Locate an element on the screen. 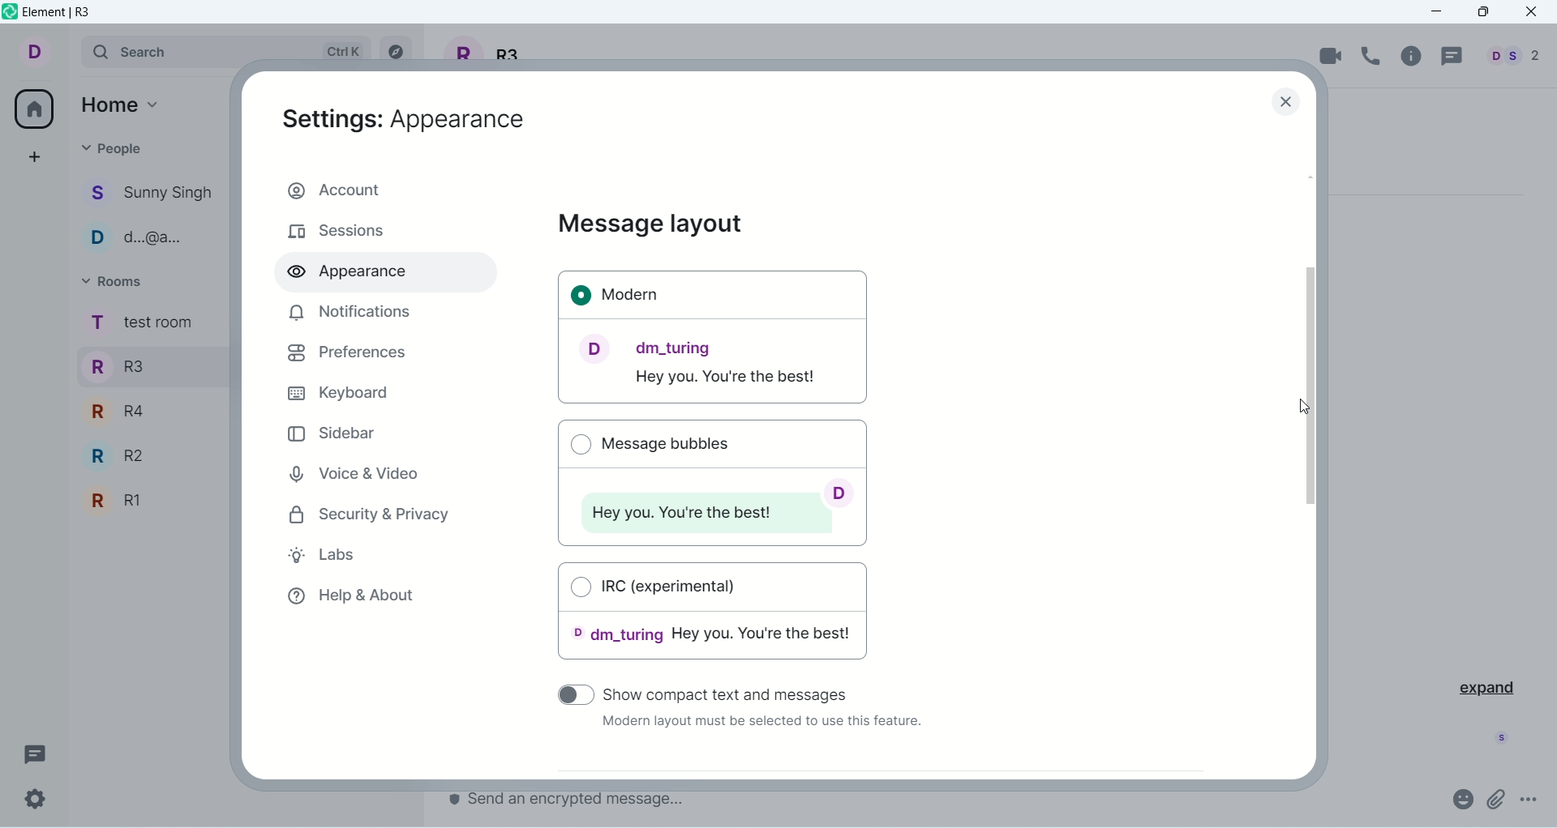 Image resolution: width=1557 pixels, height=828 pixels. account is located at coordinates (385, 188).